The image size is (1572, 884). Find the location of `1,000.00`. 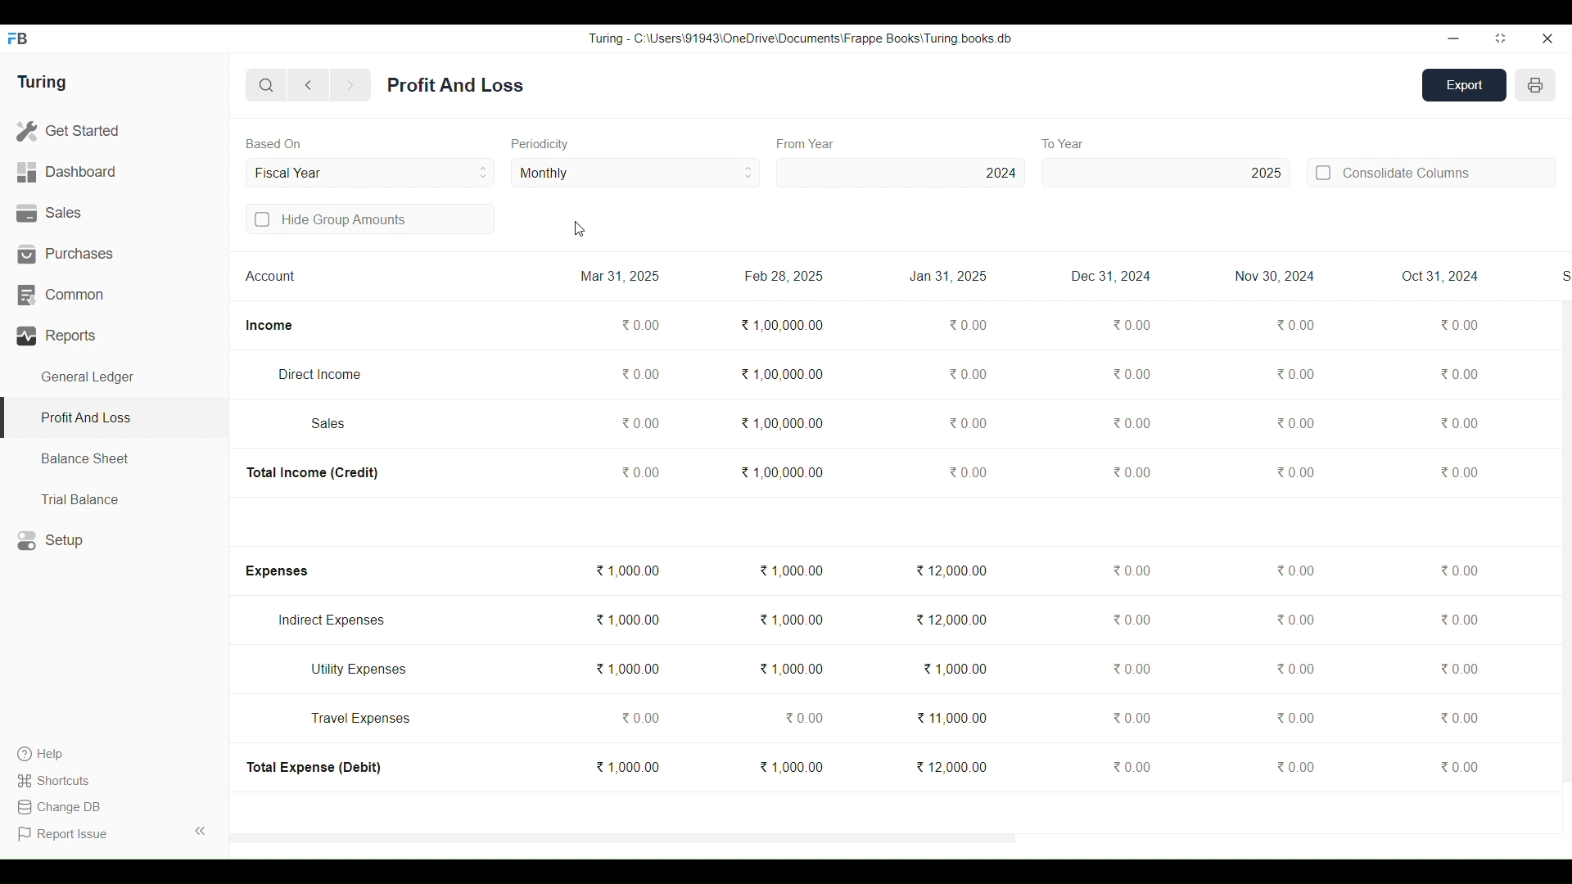

1,000.00 is located at coordinates (626, 669).